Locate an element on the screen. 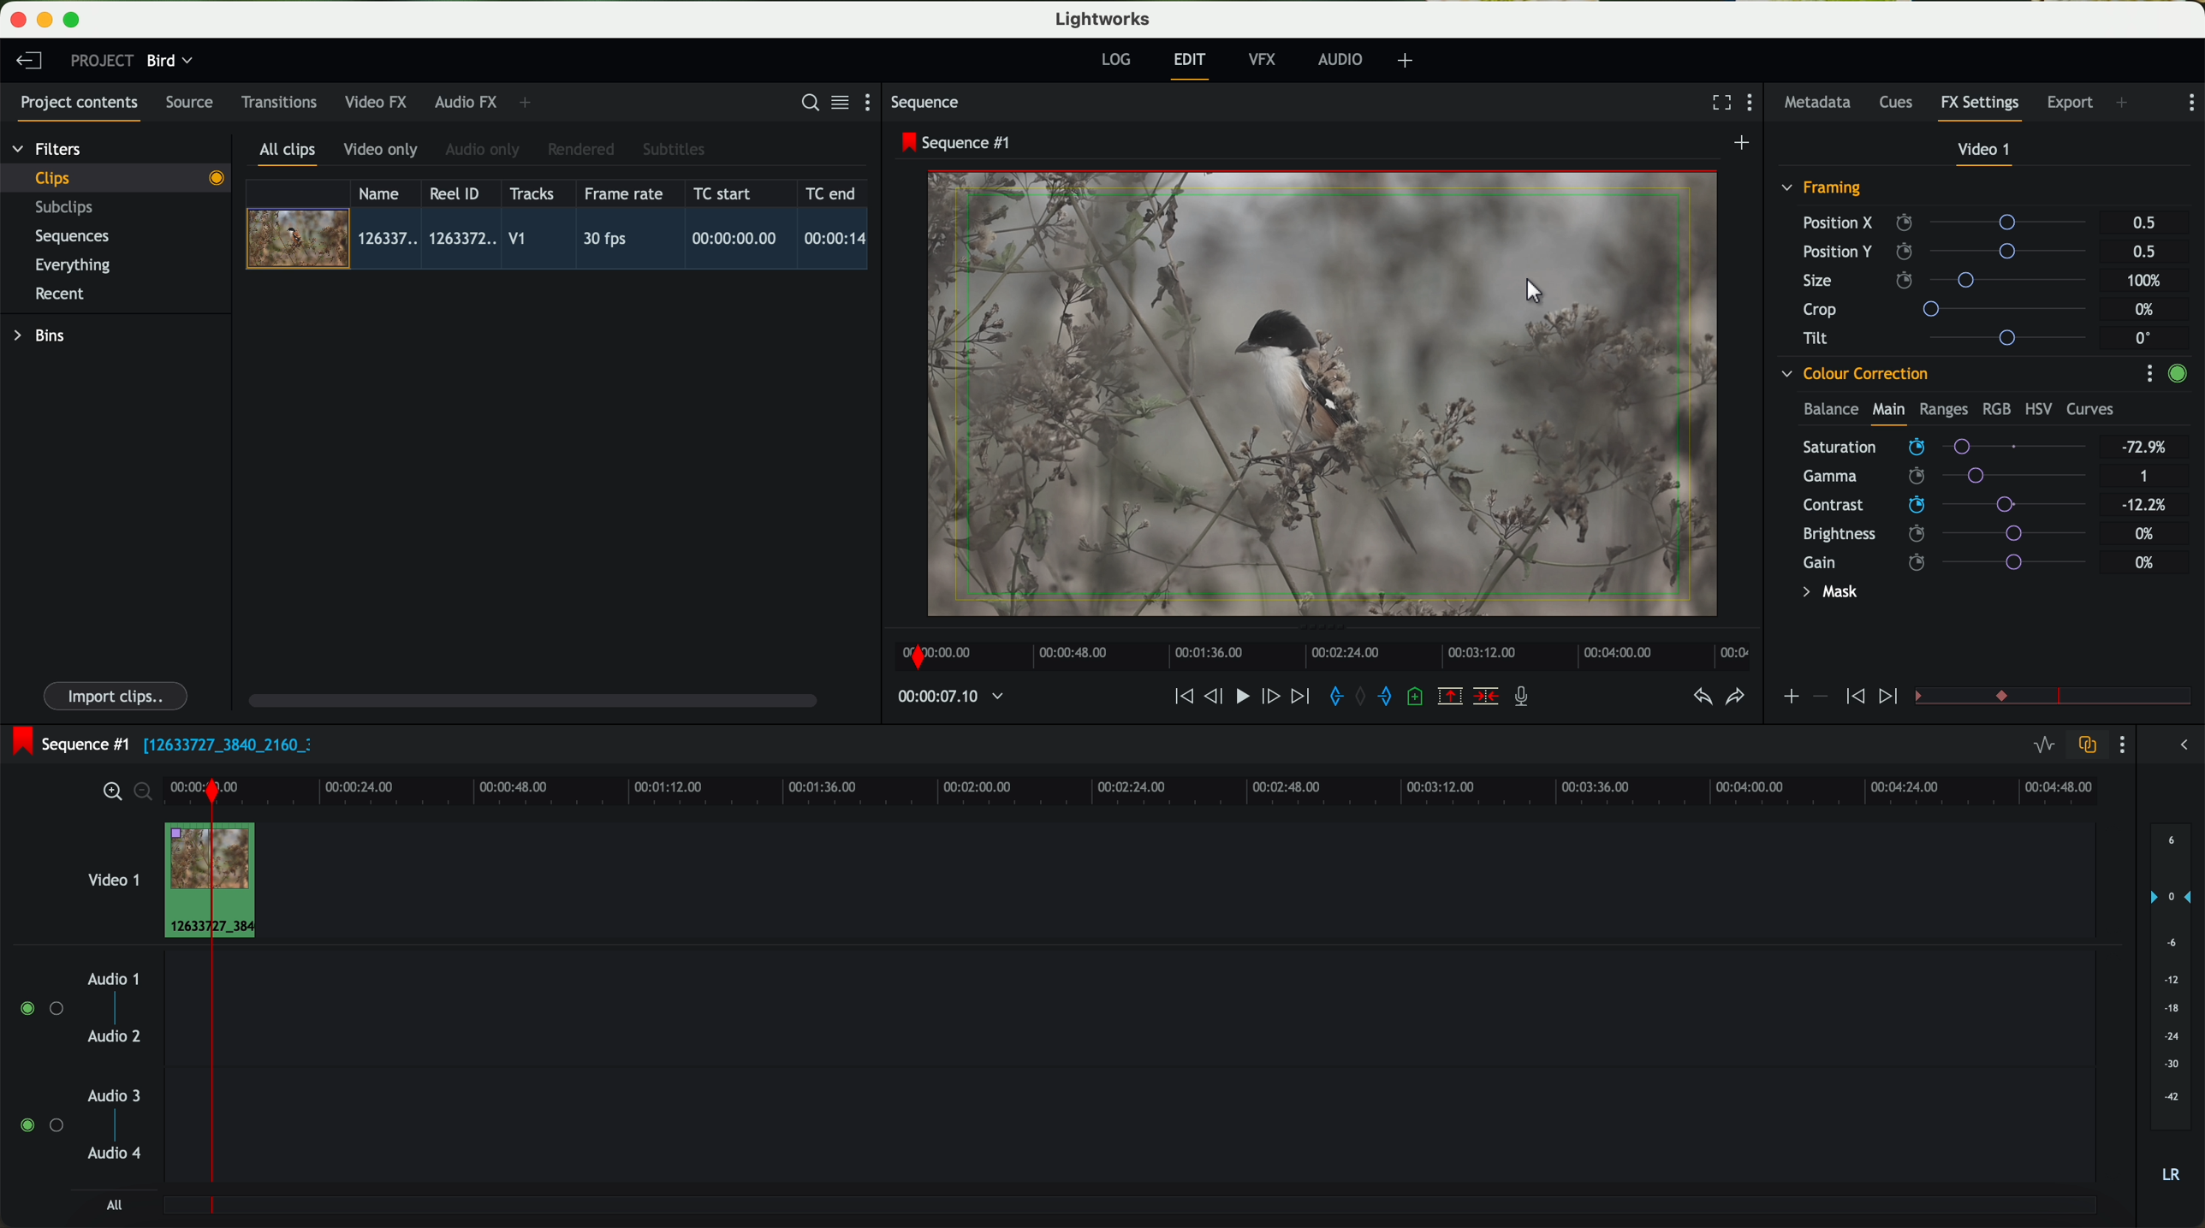 Image resolution: width=2205 pixels, height=1228 pixels. HSV is located at coordinates (2037, 408).